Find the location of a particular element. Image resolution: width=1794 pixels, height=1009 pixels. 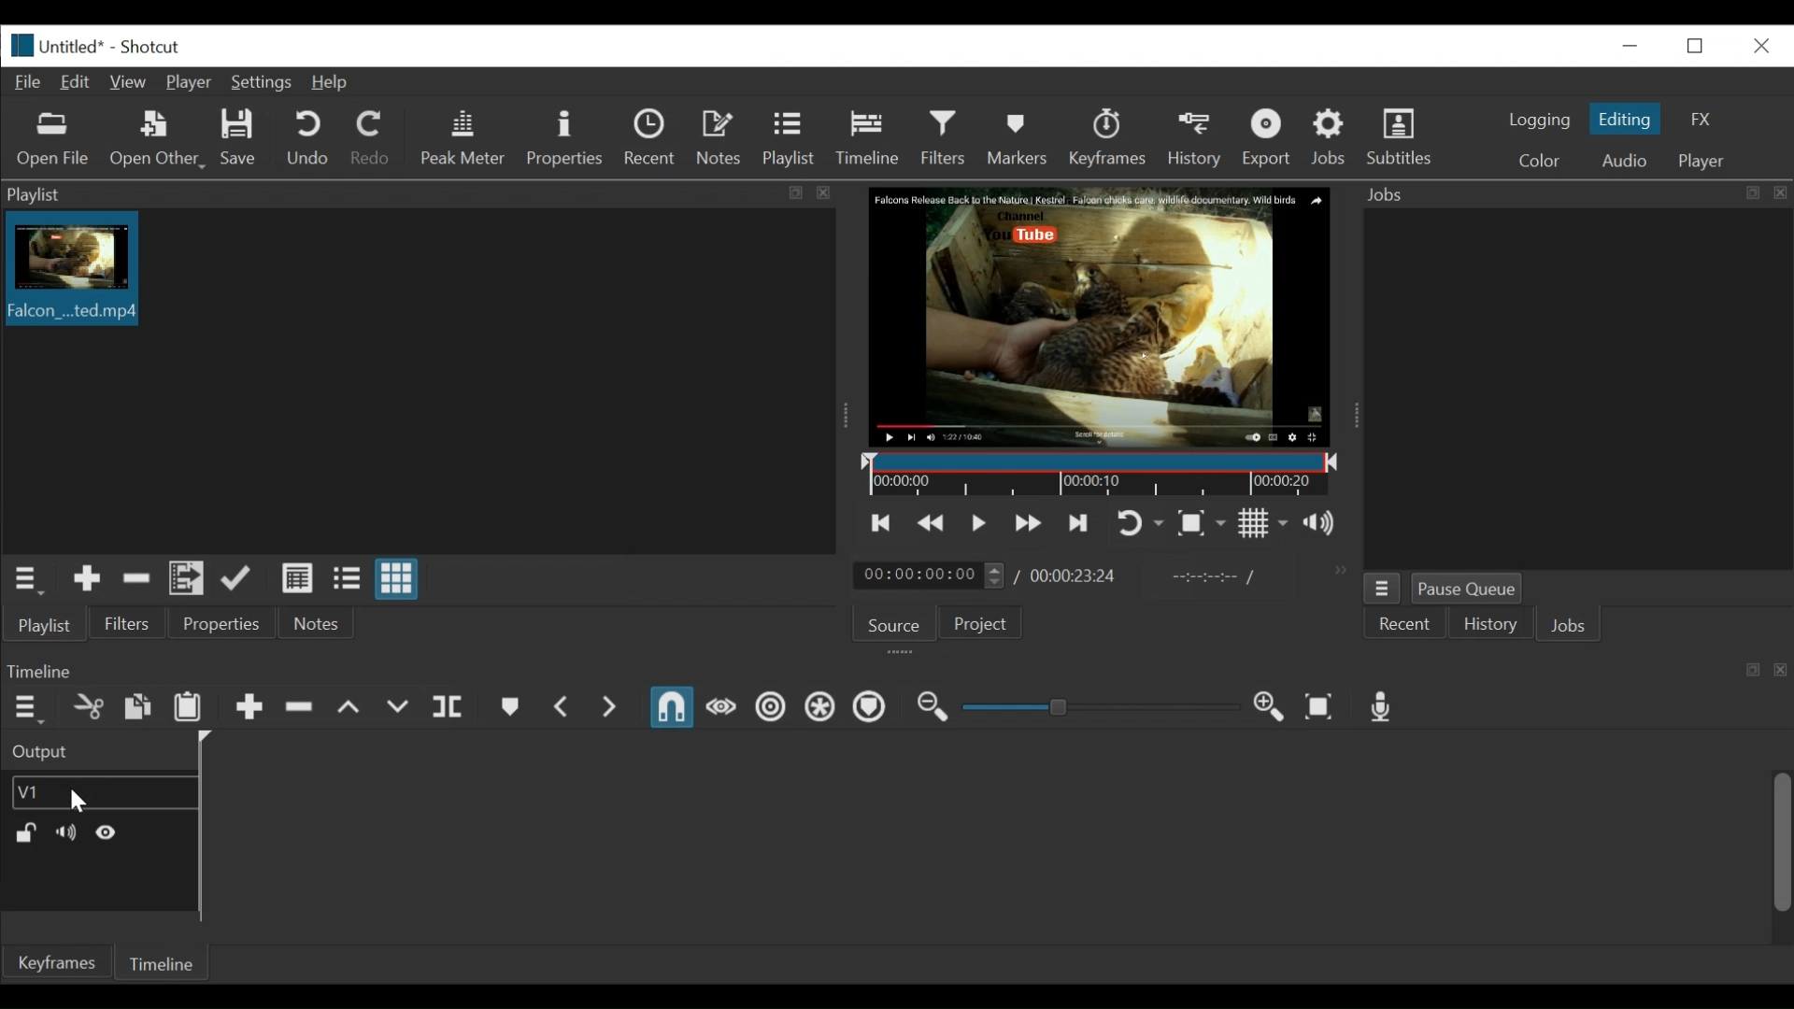

Video track name is located at coordinates (99, 791).